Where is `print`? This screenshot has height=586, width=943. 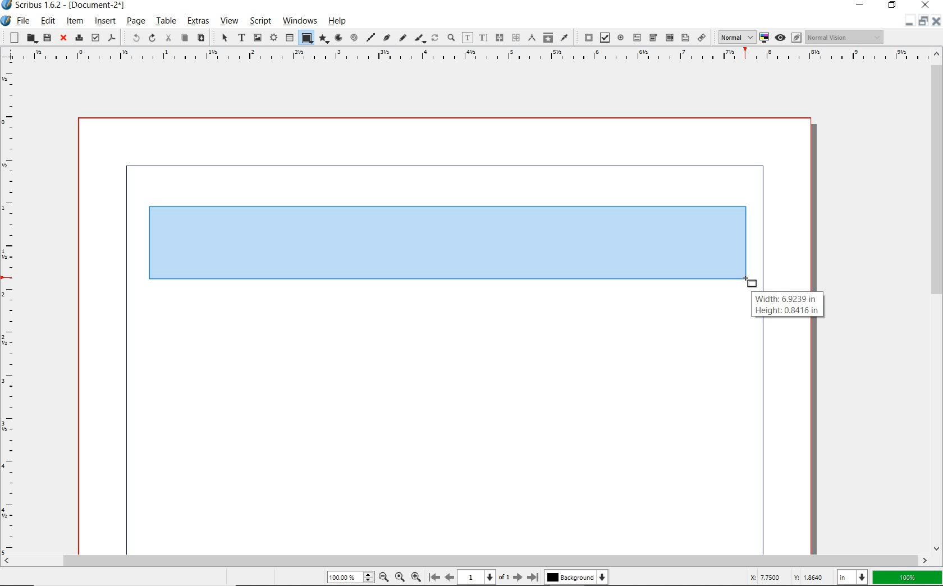
print is located at coordinates (79, 38).